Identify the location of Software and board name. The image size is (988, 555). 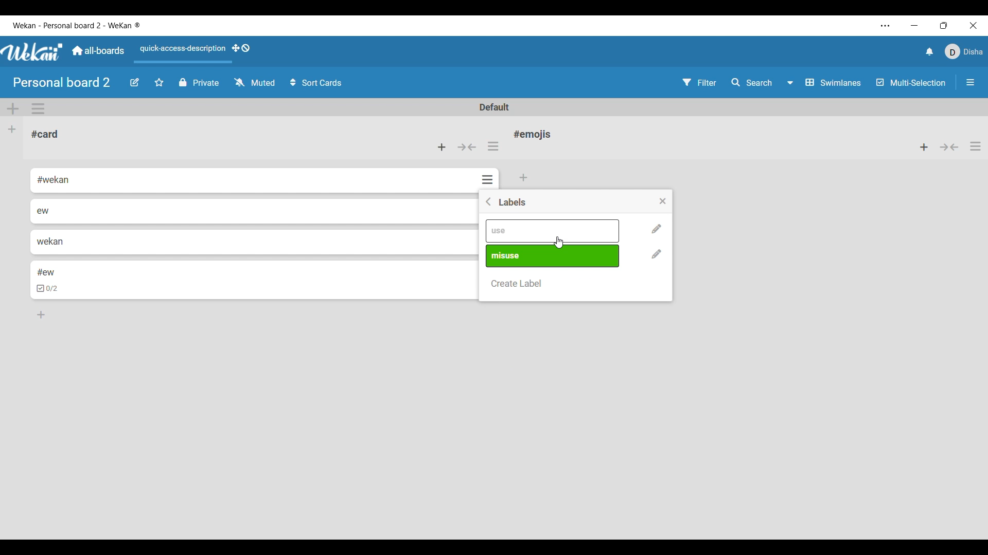
(76, 25).